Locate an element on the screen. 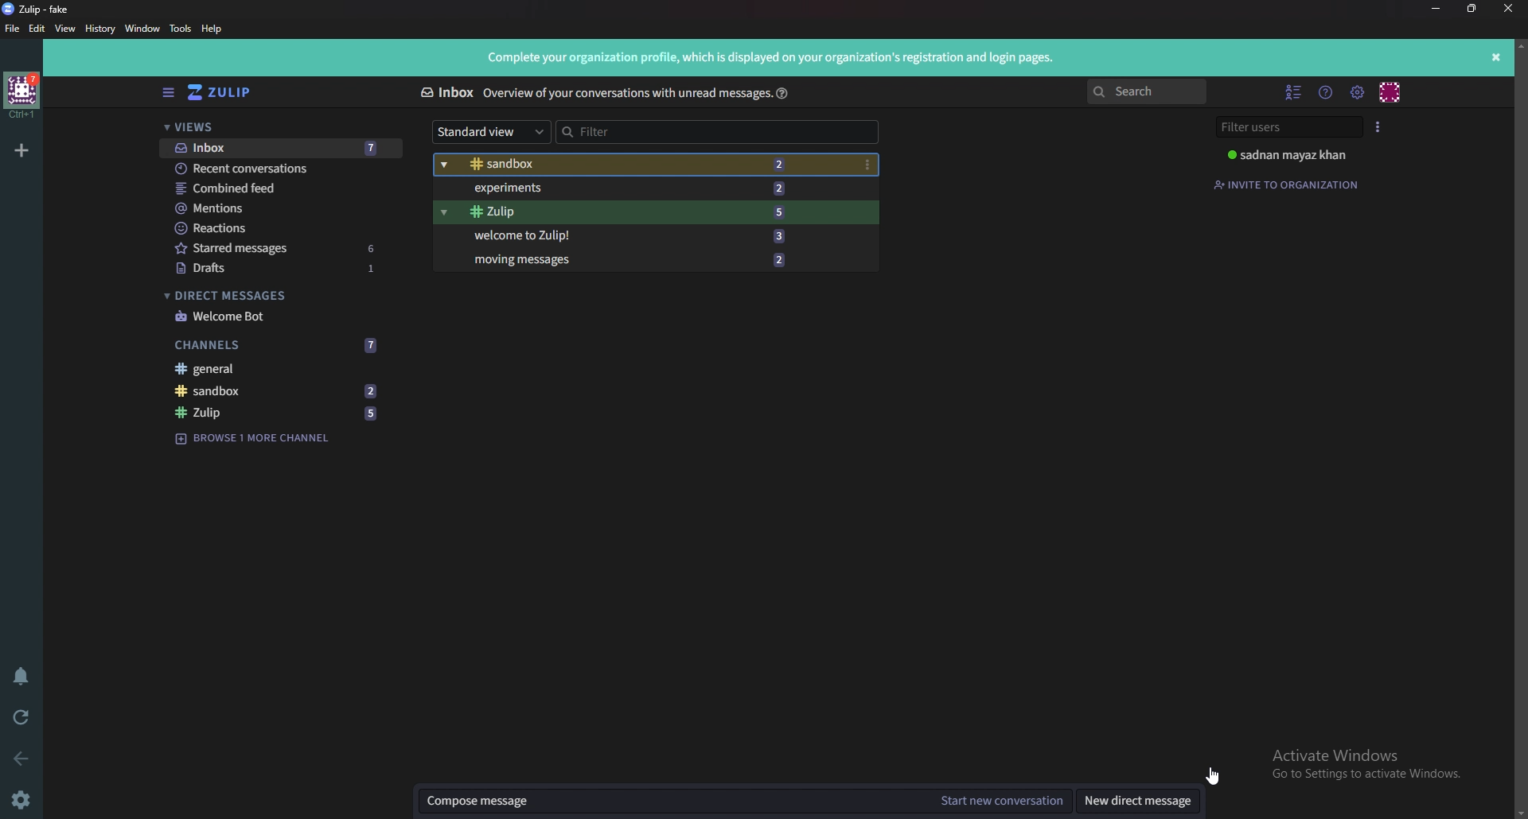 This screenshot has height=819, width=1528. Standard view is located at coordinates (486, 134).